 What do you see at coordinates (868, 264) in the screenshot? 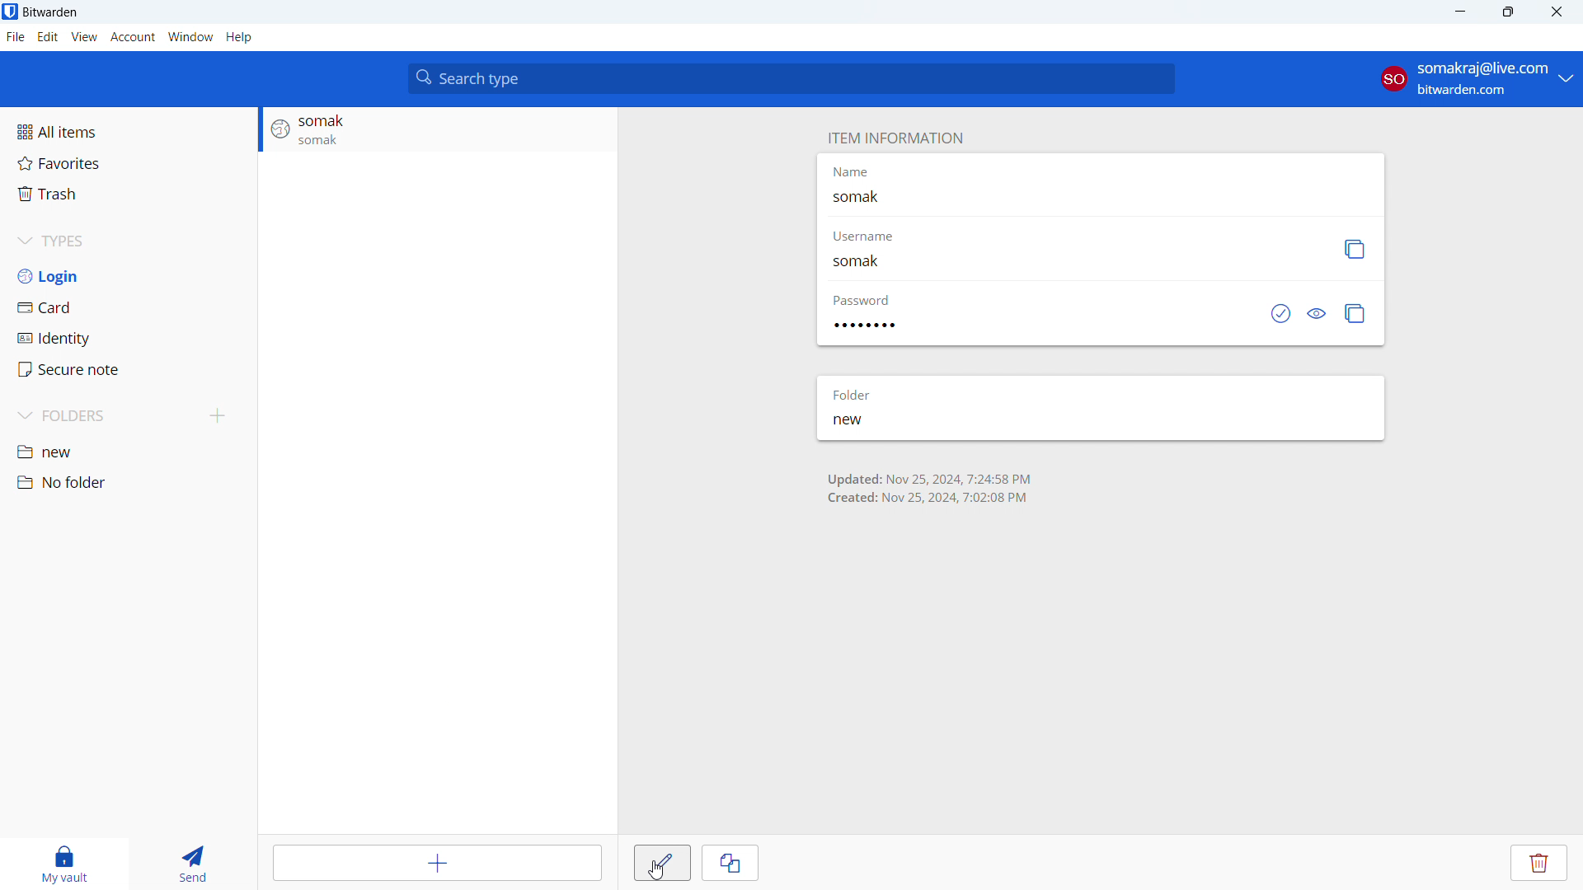
I see `somak` at bounding box center [868, 264].